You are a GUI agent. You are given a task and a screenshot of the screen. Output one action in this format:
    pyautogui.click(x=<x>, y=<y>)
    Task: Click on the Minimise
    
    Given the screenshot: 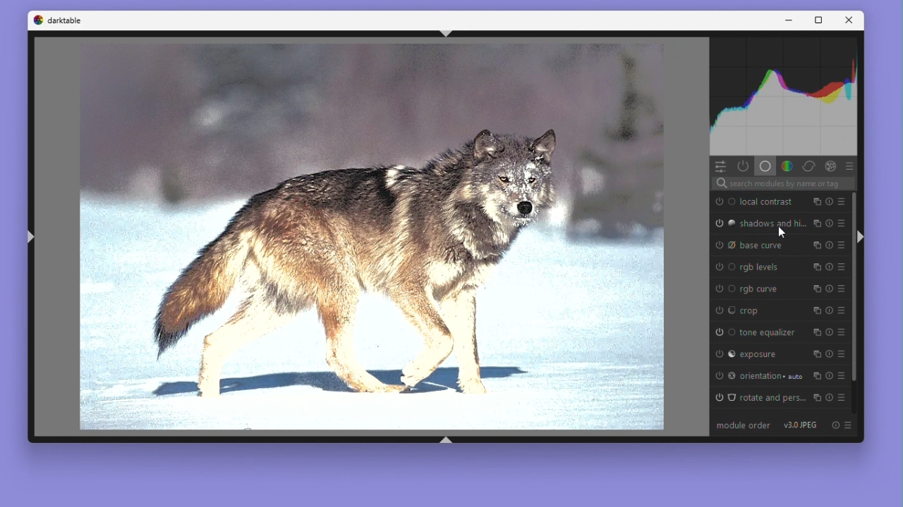 What is the action you would take?
    pyautogui.click(x=794, y=21)
    